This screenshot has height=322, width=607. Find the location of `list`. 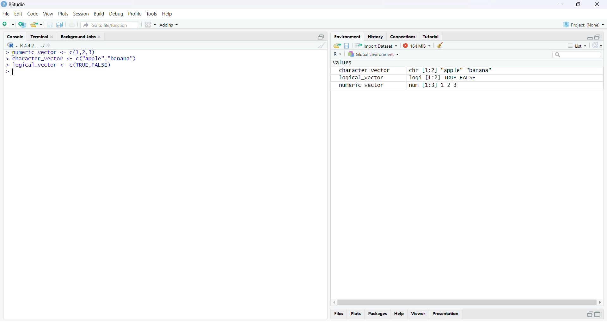

list is located at coordinates (579, 45).